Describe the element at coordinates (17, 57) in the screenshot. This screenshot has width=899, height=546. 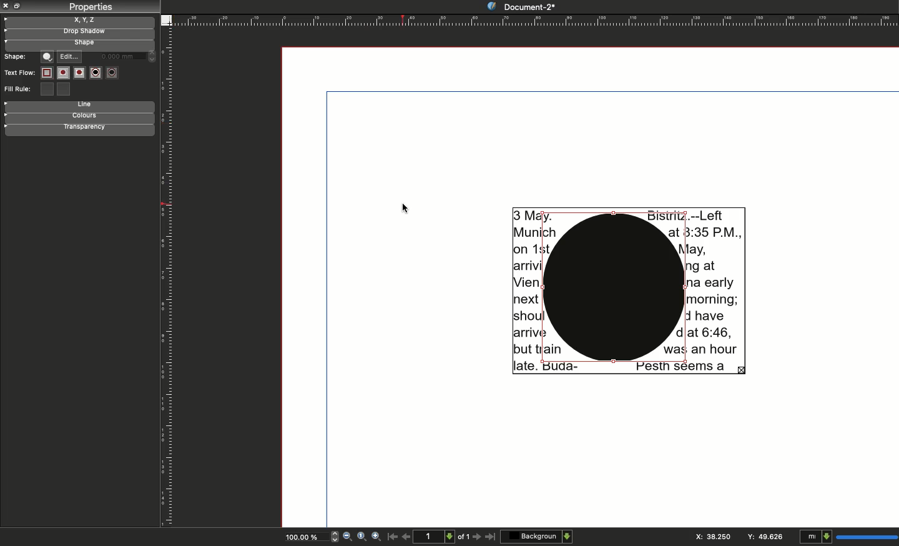
I see `Shape` at that location.